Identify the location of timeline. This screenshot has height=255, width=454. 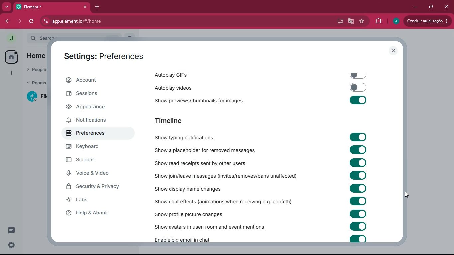
(193, 121).